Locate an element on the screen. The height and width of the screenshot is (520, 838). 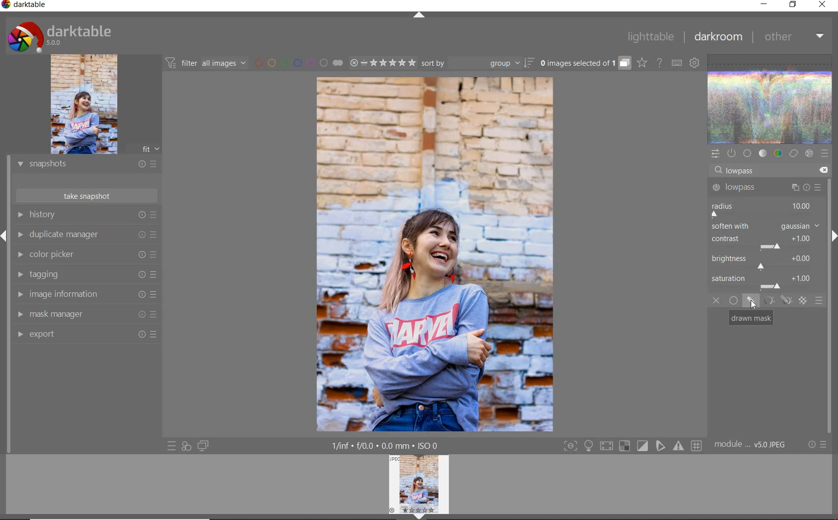
quick access to presets is located at coordinates (173, 445).